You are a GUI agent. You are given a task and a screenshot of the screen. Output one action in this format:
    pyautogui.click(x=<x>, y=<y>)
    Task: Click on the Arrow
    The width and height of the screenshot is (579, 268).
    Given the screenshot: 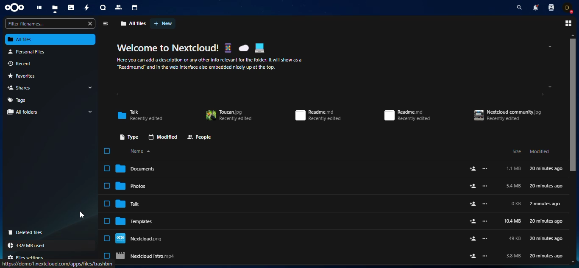 What is the action you would take?
    pyautogui.click(x=88, y=112)
    